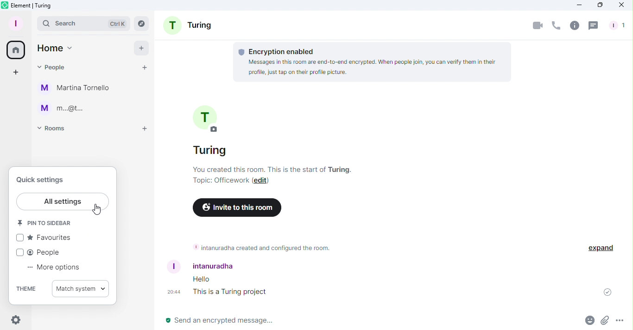 This screenshot has height=330, width=633. Describe the element at coordinates (145, 67) in the screenshot. I see `Start chat` at that location.